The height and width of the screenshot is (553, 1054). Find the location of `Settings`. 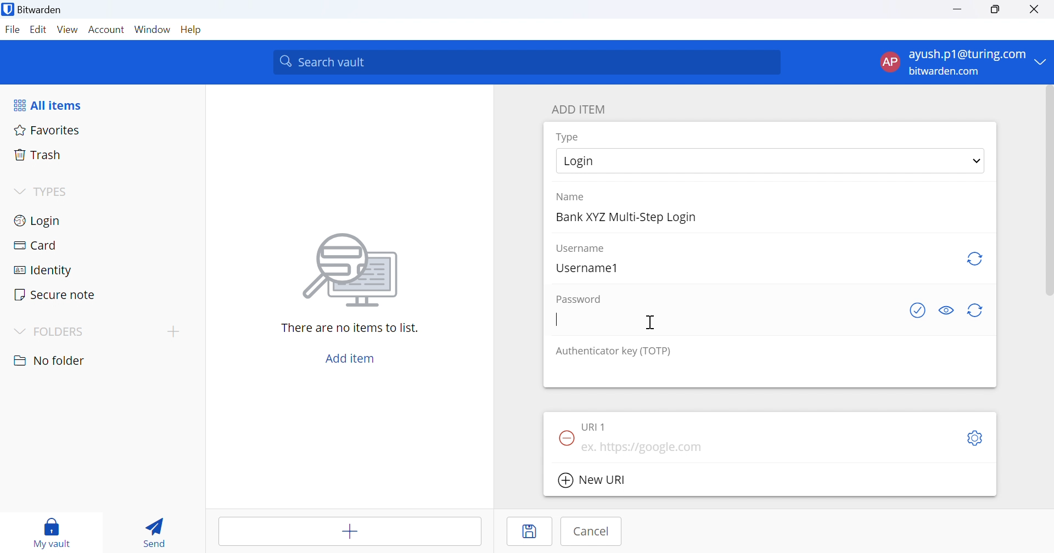

Settings is located at coordinates (977, 438).